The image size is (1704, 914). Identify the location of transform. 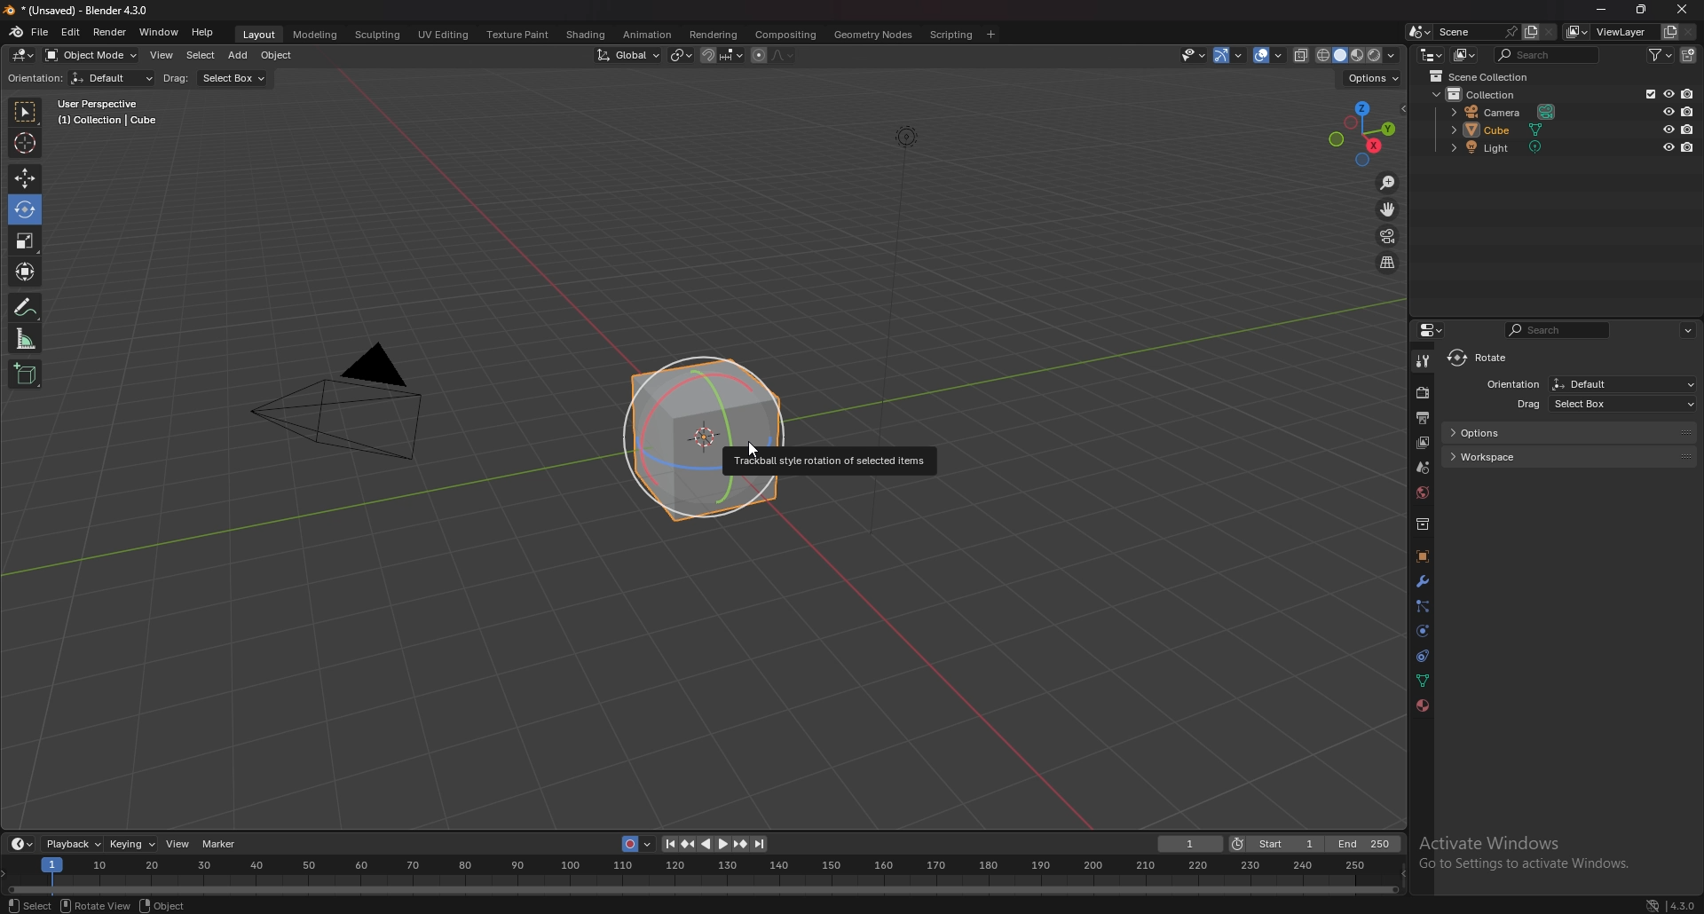
(27, 272).